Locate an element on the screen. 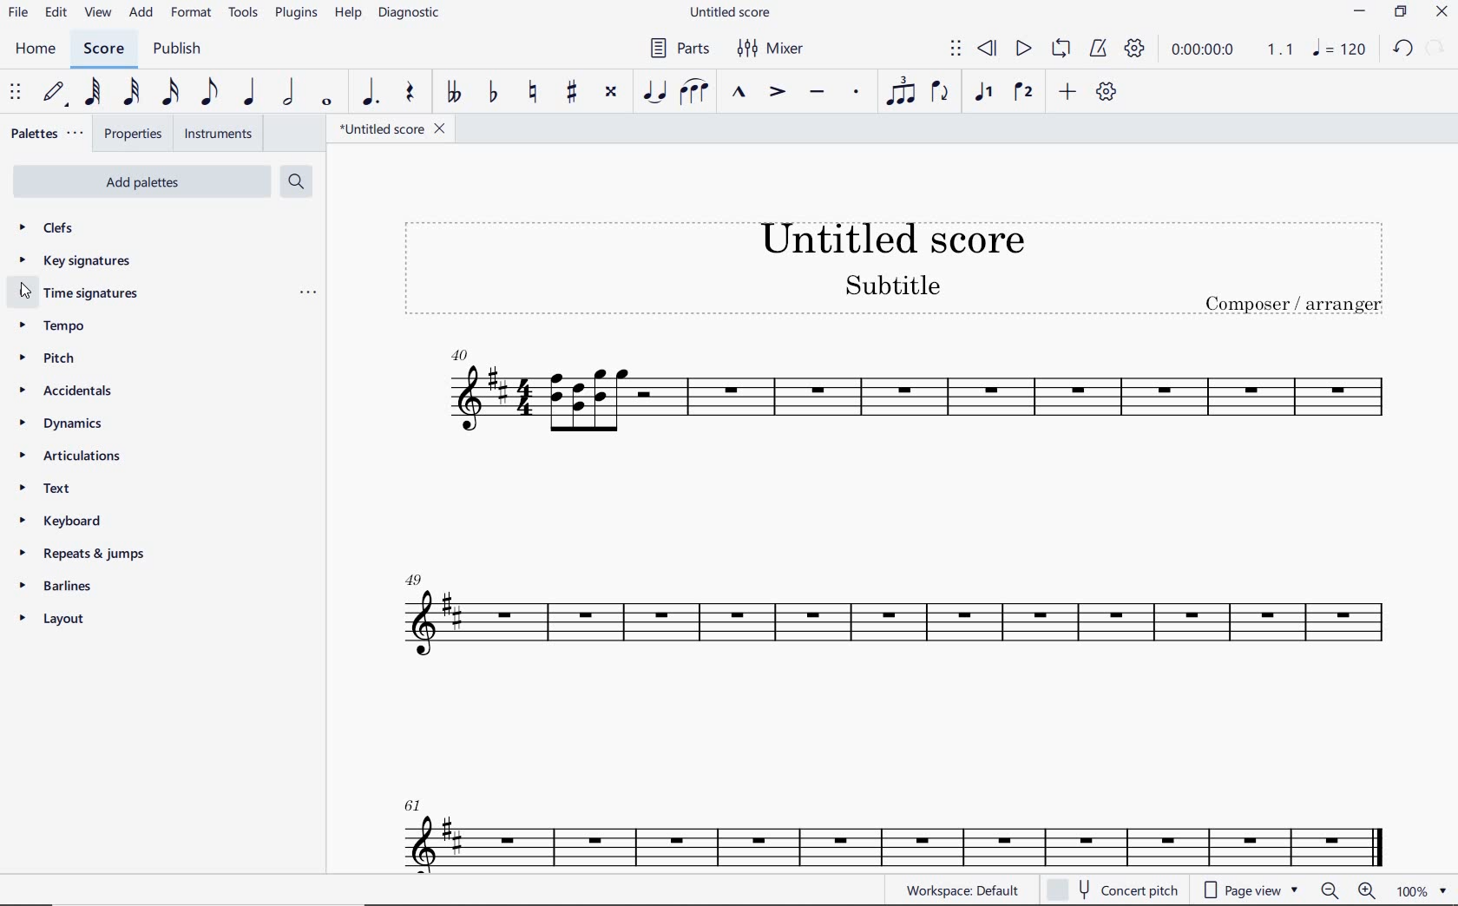  HALF NOTE is located at coordinates (287, 93).